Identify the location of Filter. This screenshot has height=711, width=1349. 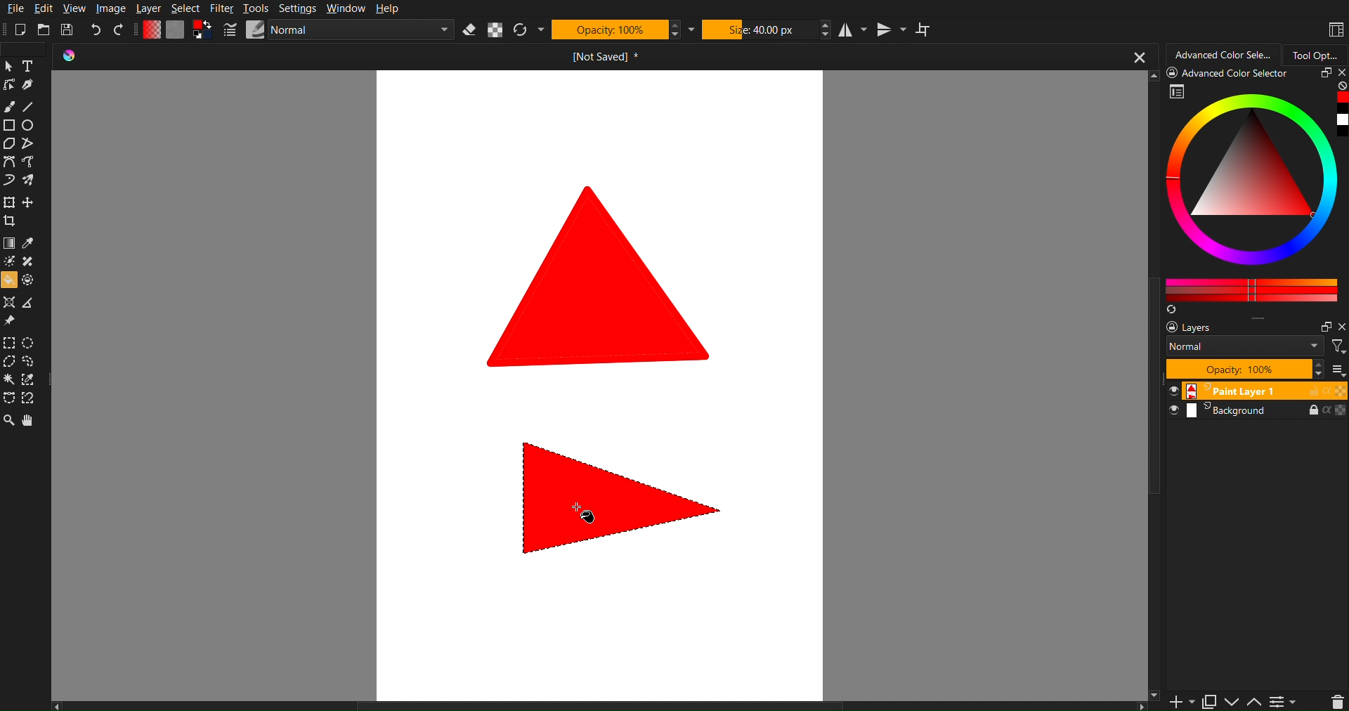
(221, 8).